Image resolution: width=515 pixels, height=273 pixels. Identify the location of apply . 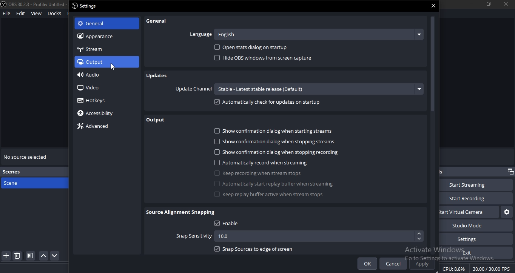
(421, 264).